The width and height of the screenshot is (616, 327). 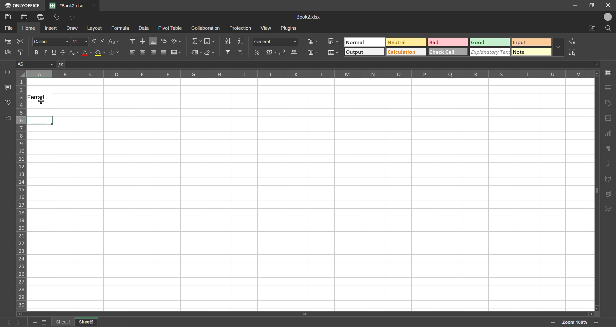 What do you see at coordinates (21, 53) in the screenshot?
I see `copy style` at bounding box center [21, 53].